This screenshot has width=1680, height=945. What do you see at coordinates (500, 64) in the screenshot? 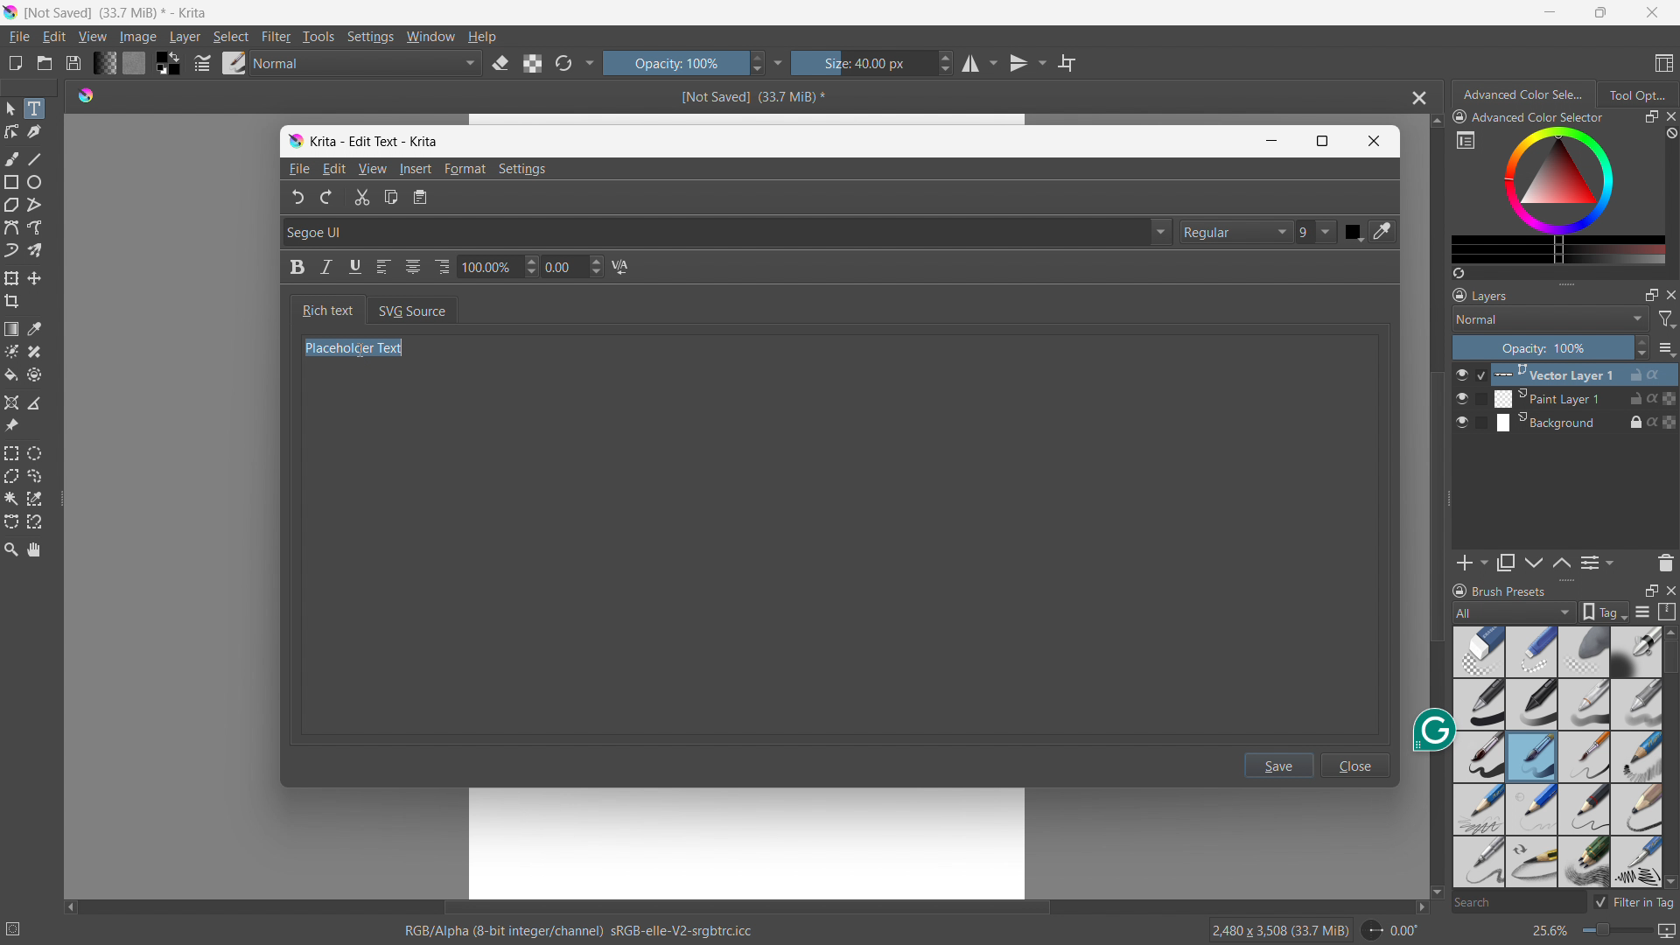
I see `set erasor` at bounding box center [500, 64].